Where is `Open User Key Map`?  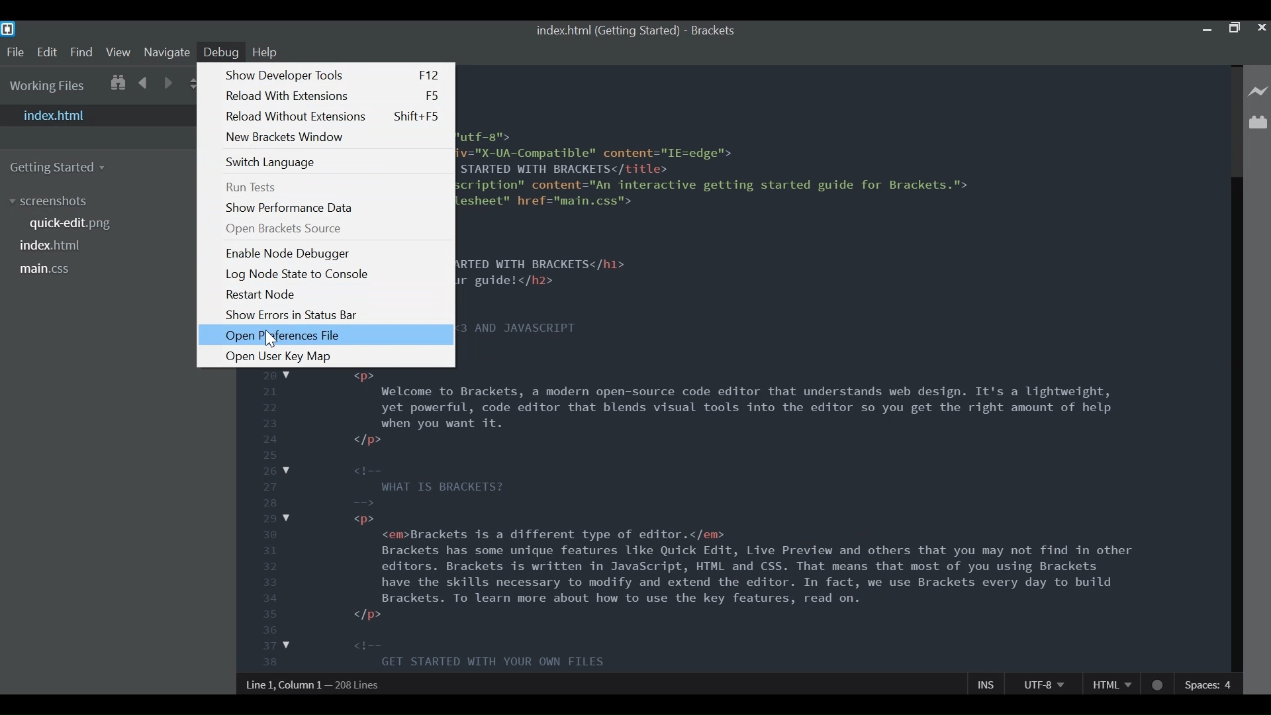 Open User Key Map is located at coordinates (279, 358).